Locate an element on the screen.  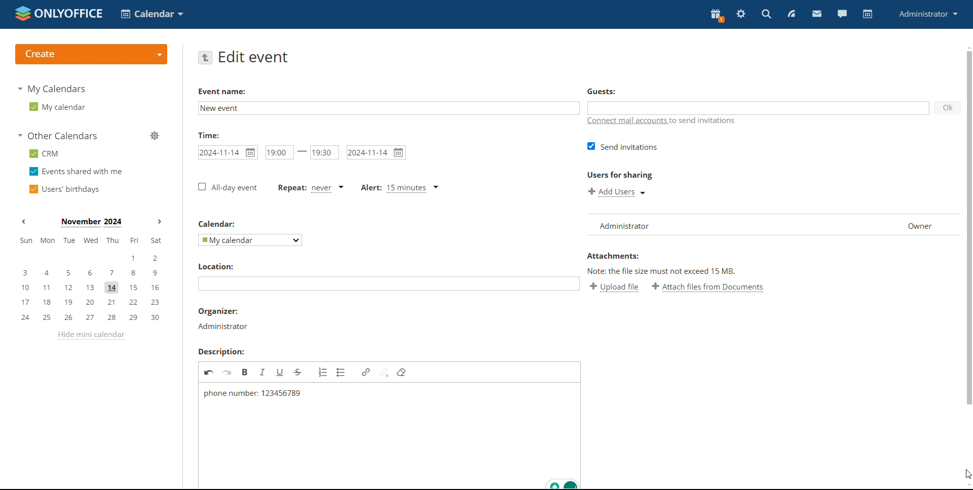
undo is located at coordinates (208, 371).